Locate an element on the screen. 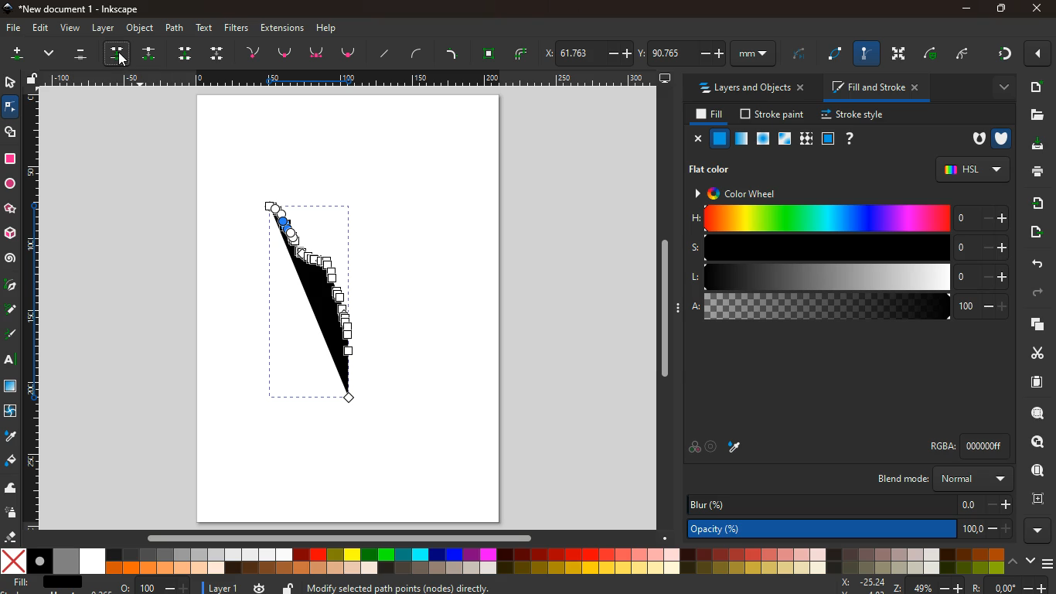  circle is located at coordinates (10, 184).